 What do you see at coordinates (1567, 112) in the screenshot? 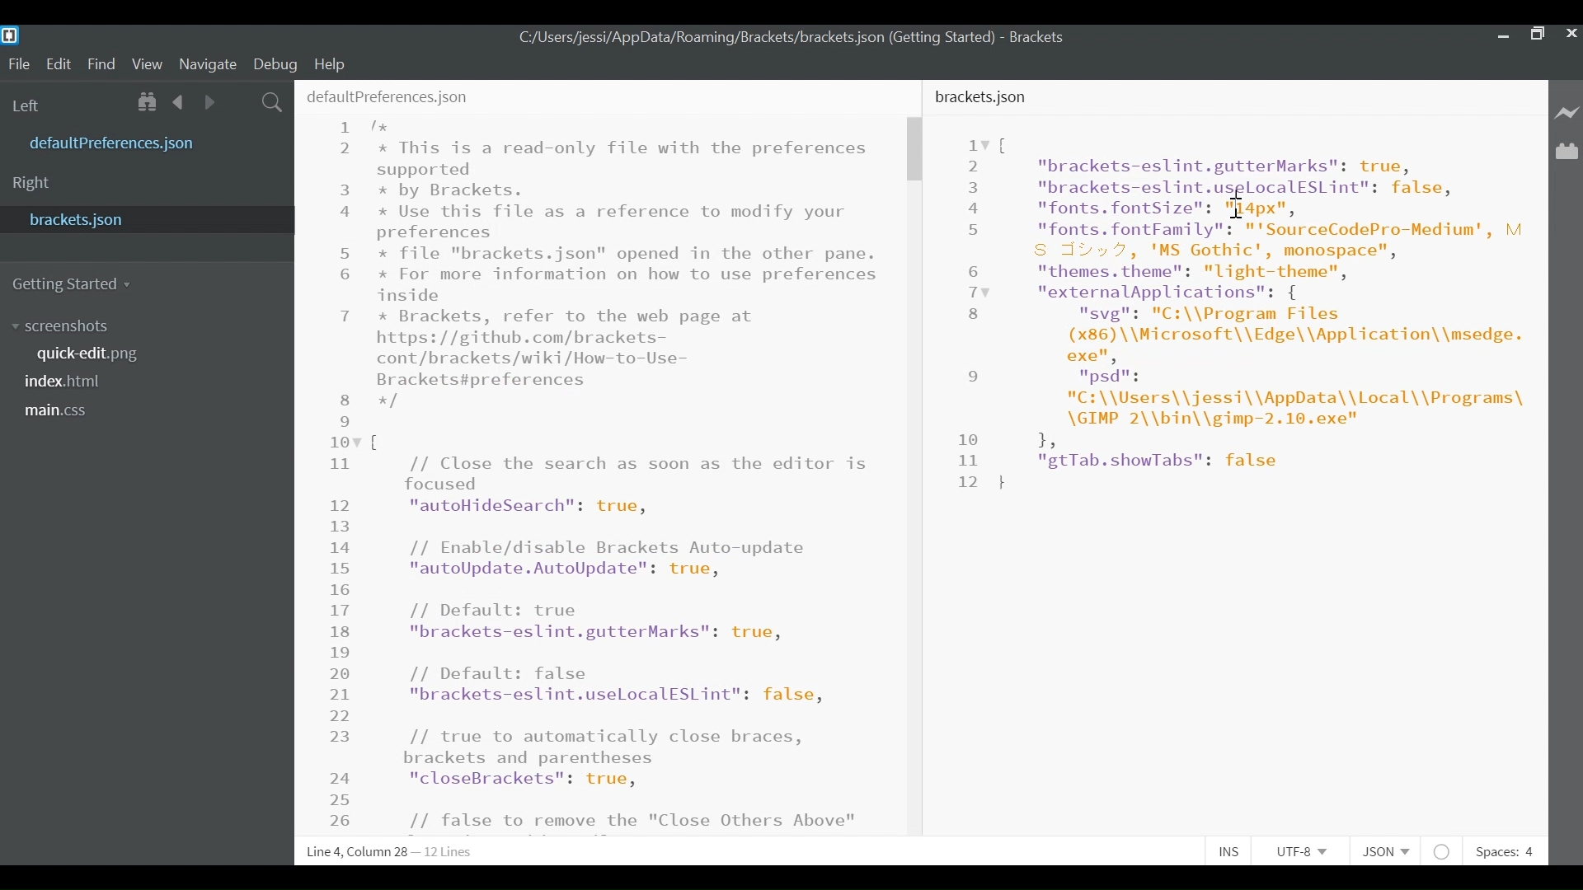
I see `Live Preview` at bounding box center [1567, 112].